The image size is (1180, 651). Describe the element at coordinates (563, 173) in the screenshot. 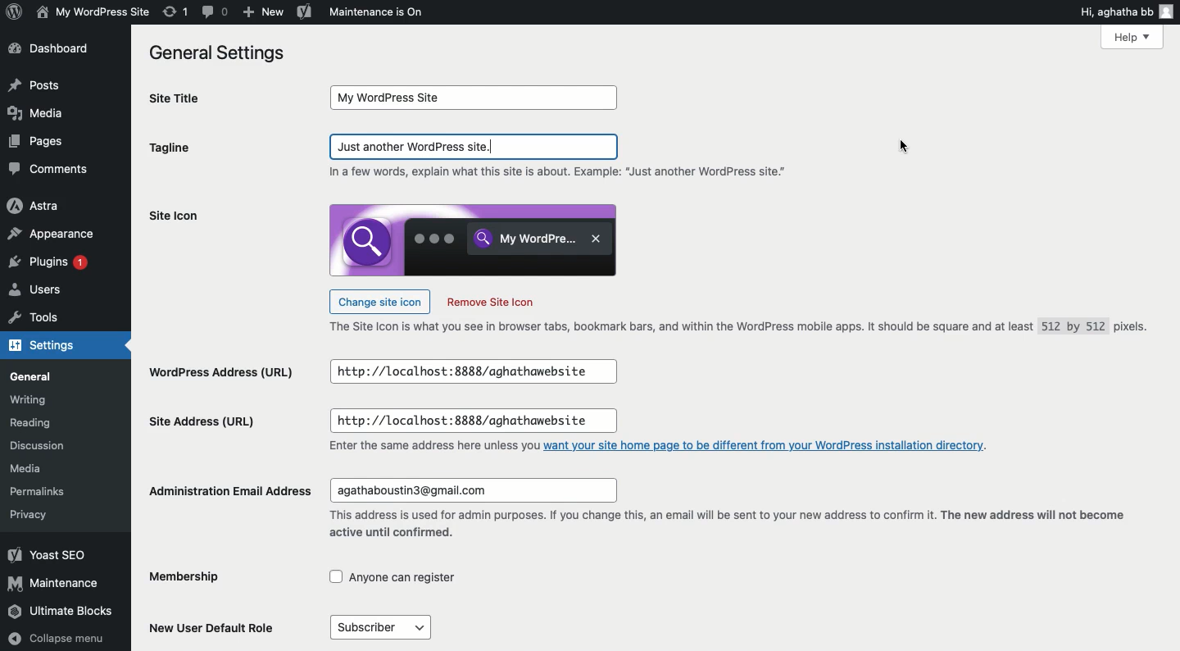

I see `text` at that location.